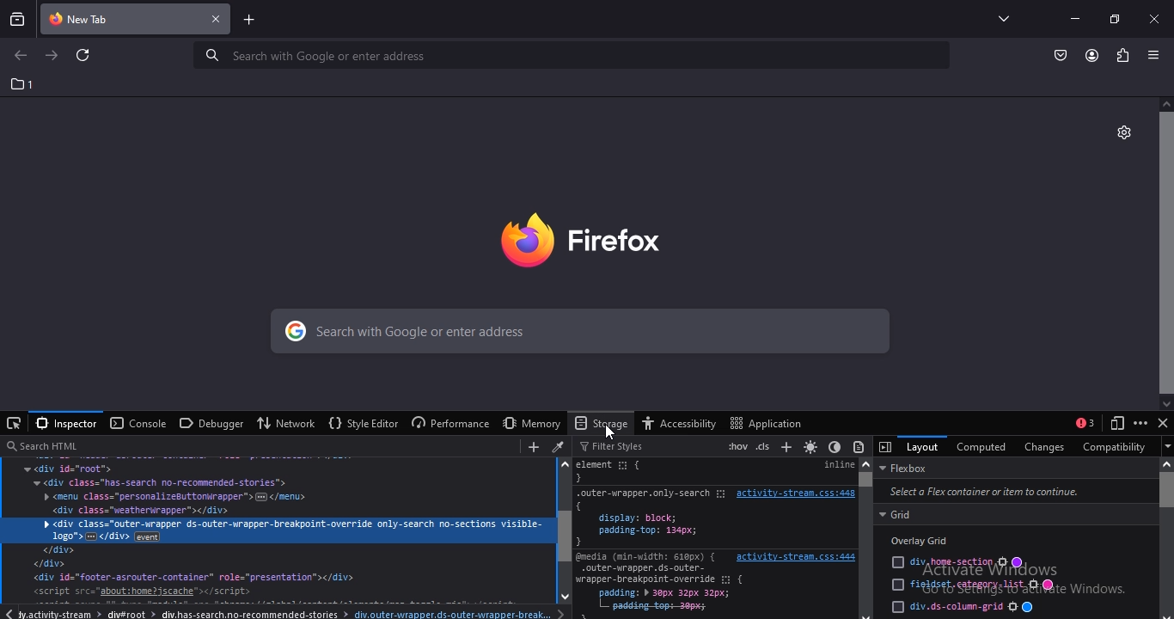 The image size is (1174, 619). I want to click on computed, so click(981, 444).